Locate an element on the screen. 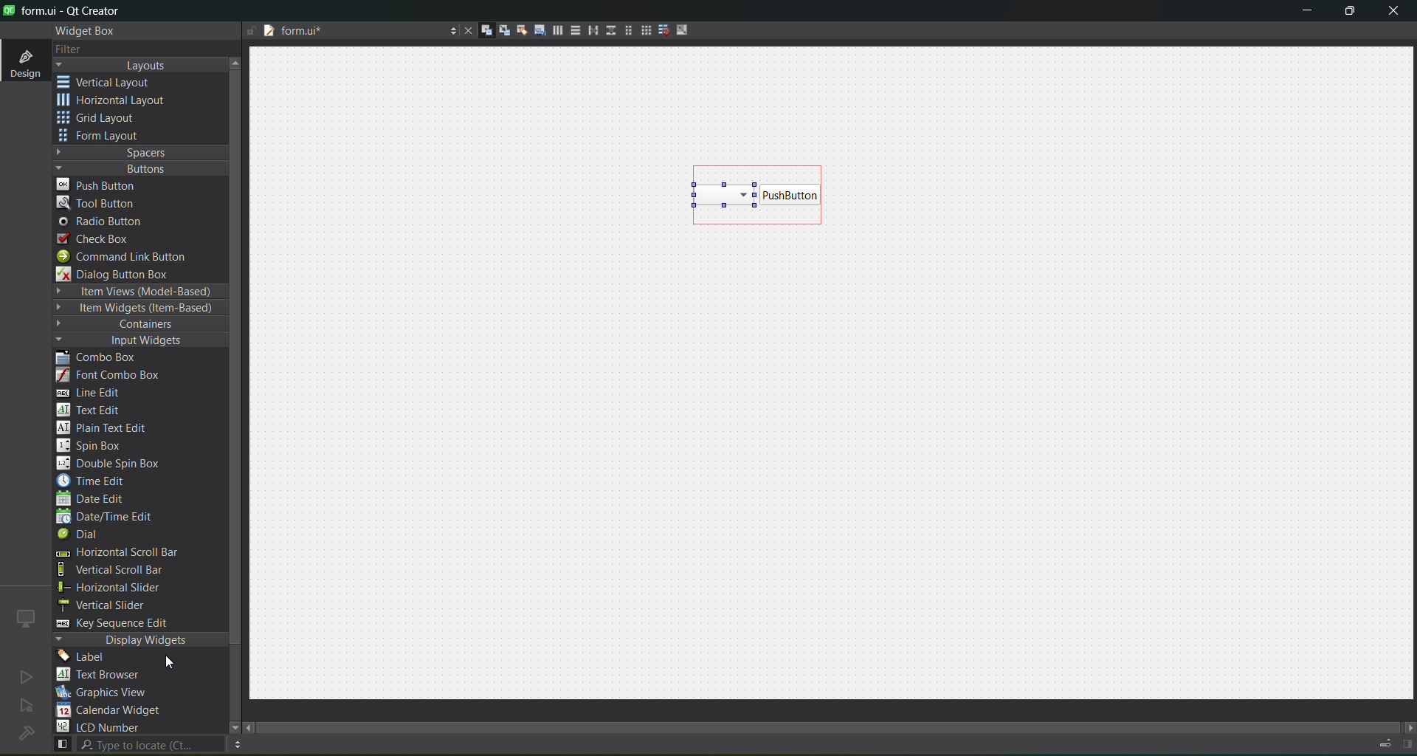 This screenshot has height=756, width=1417. edit widgets is located at coordinates (480, 31).